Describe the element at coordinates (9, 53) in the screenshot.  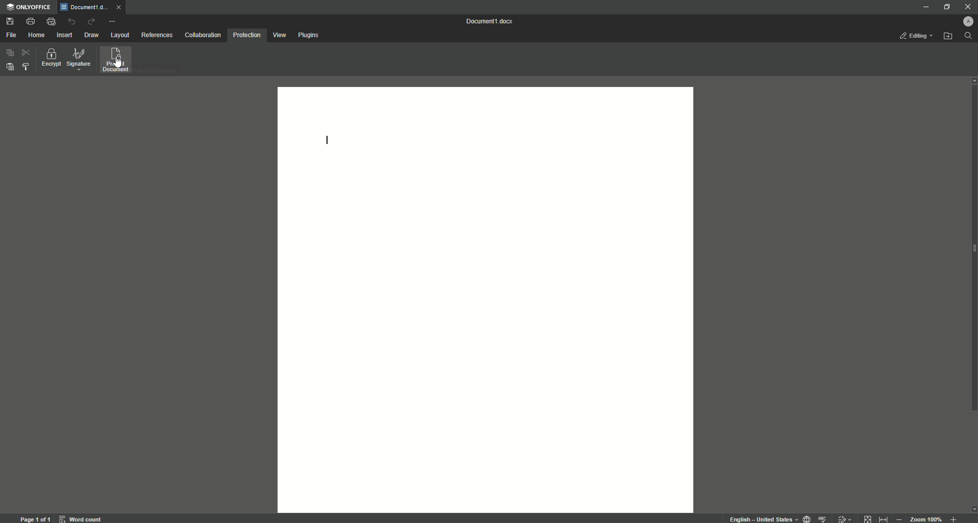
I see `Copy` at that location.